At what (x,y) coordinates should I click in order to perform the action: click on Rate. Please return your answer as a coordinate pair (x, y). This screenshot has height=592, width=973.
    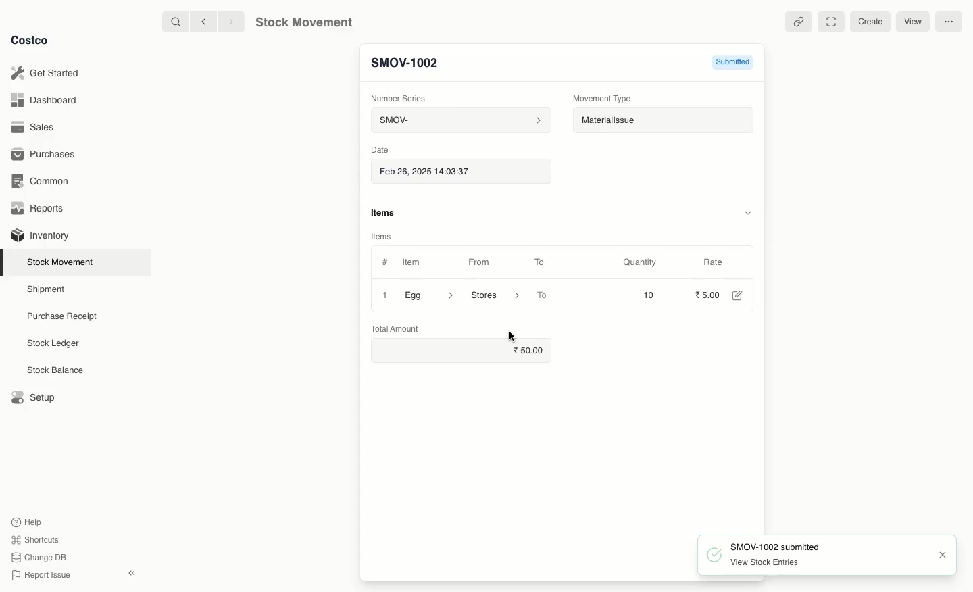
    Looking at the image, I should click on (714, 260).